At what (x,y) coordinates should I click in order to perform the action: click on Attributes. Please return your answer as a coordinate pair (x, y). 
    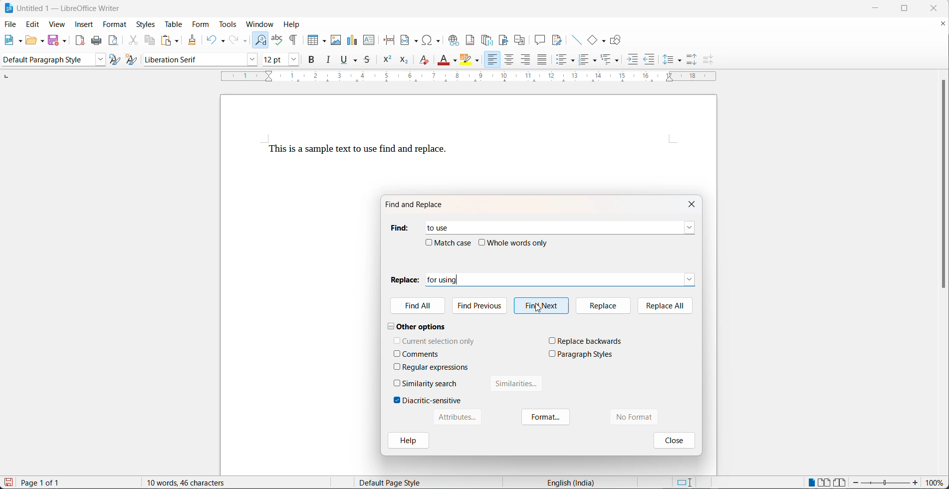
    Looking at the image, I should click on (456, 417).